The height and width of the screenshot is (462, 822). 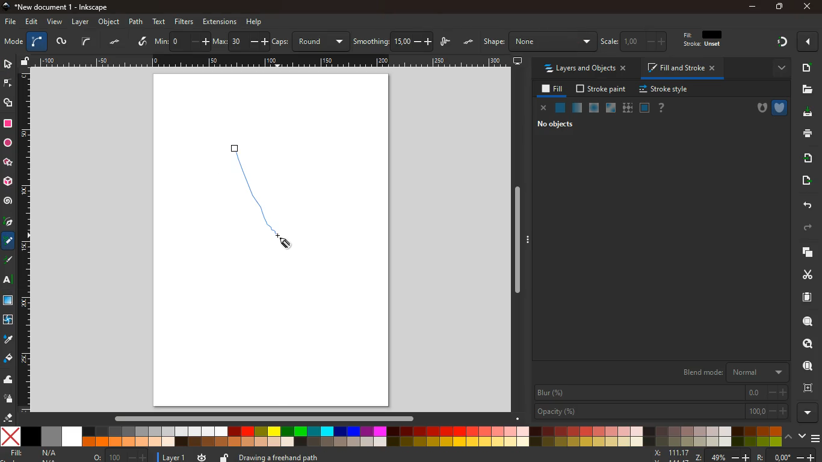 What do you see at coordinates (394, 42) in the screenshot?
I see `smoothing` at bounding box center [394, 42].